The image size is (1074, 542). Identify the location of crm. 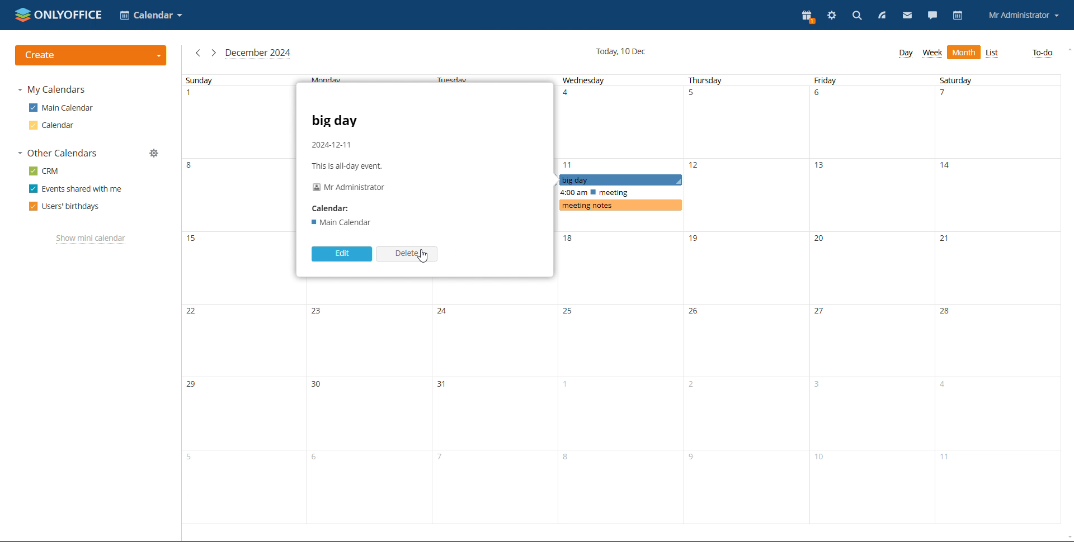
(46, 170).